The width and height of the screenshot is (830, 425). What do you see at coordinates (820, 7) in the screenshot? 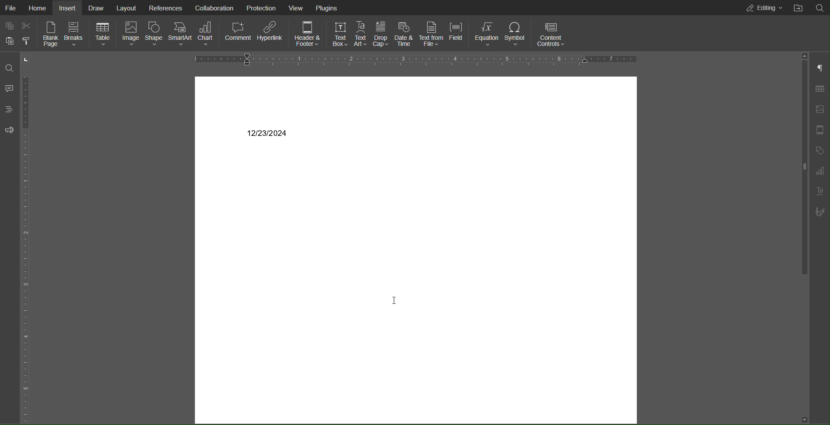
I see `Open File Location` at bounding box center [820, 7].